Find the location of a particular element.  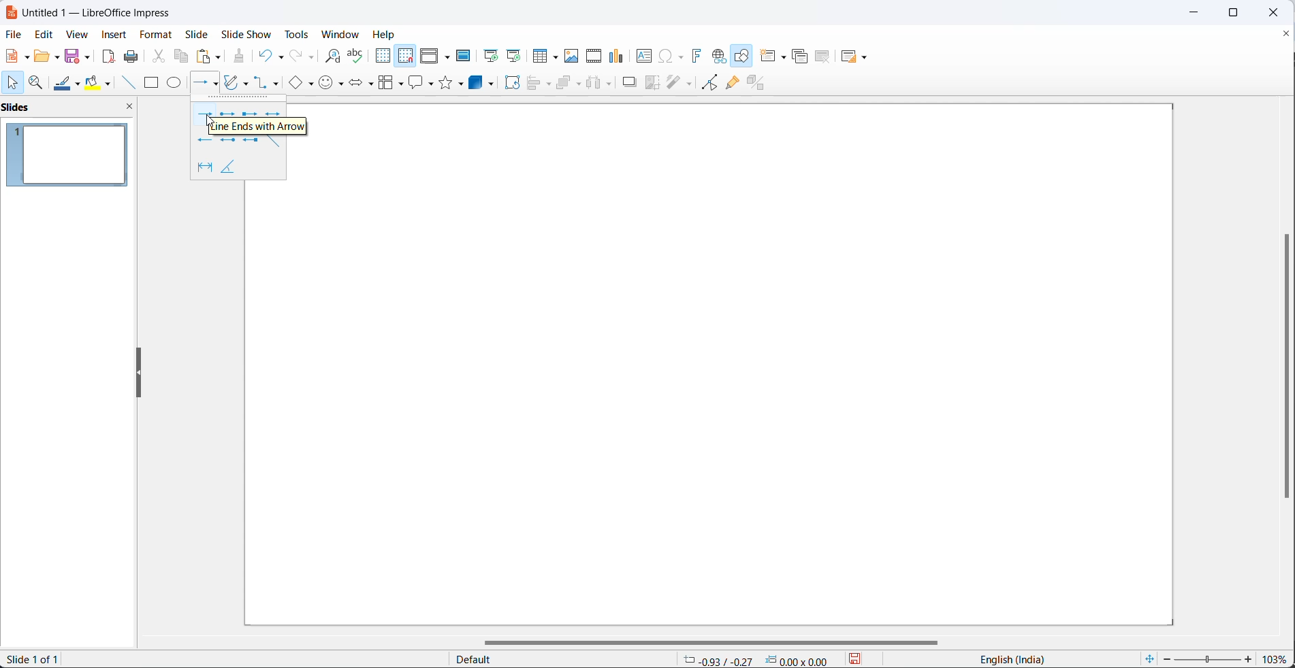

cursor is located at coordinates (208, 121).